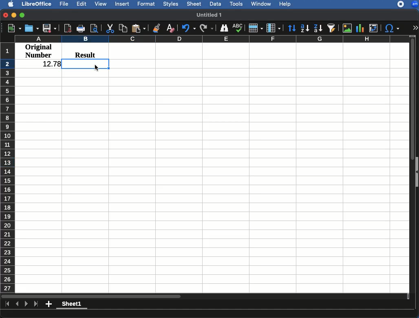 The image size is (419, 318). I want to click on Cut, so click(109, 28).